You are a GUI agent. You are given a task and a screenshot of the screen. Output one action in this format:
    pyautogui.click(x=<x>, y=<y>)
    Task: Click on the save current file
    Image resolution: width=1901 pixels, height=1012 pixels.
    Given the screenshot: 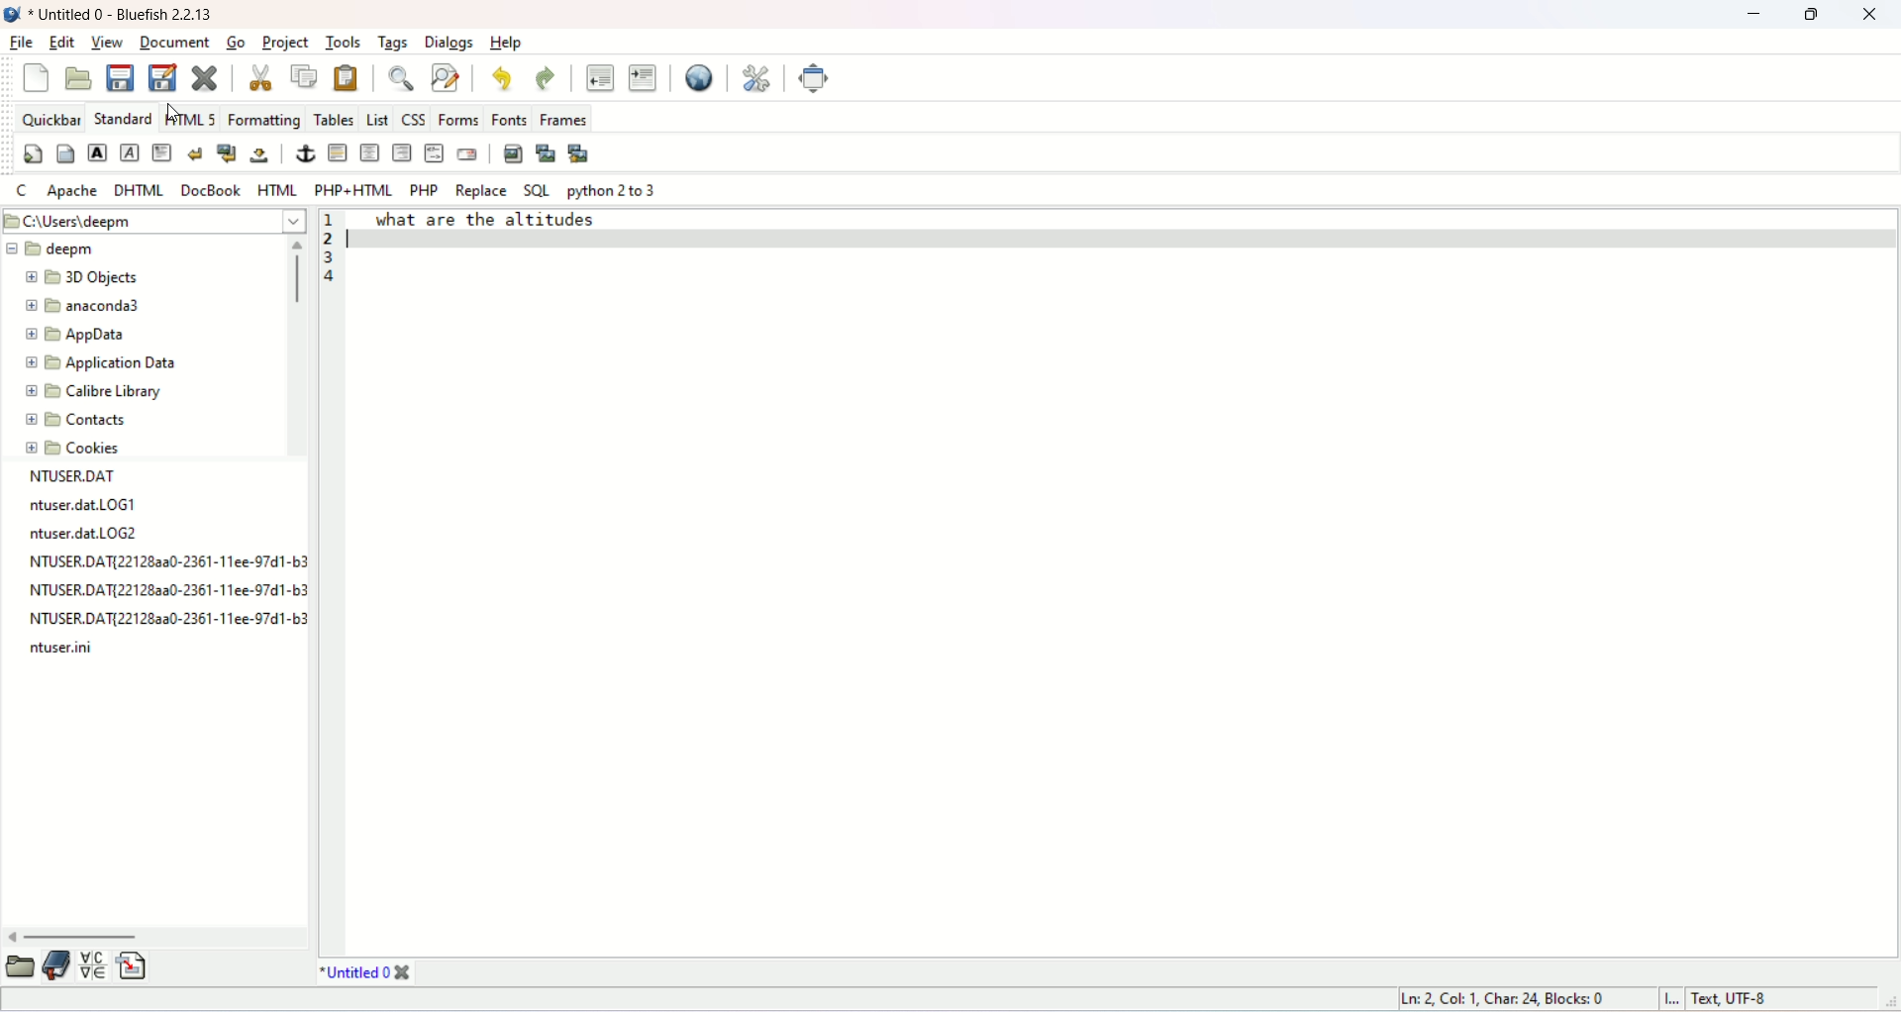 What is the action you would take?
    pyautogui.click(x=118, y=77)
    